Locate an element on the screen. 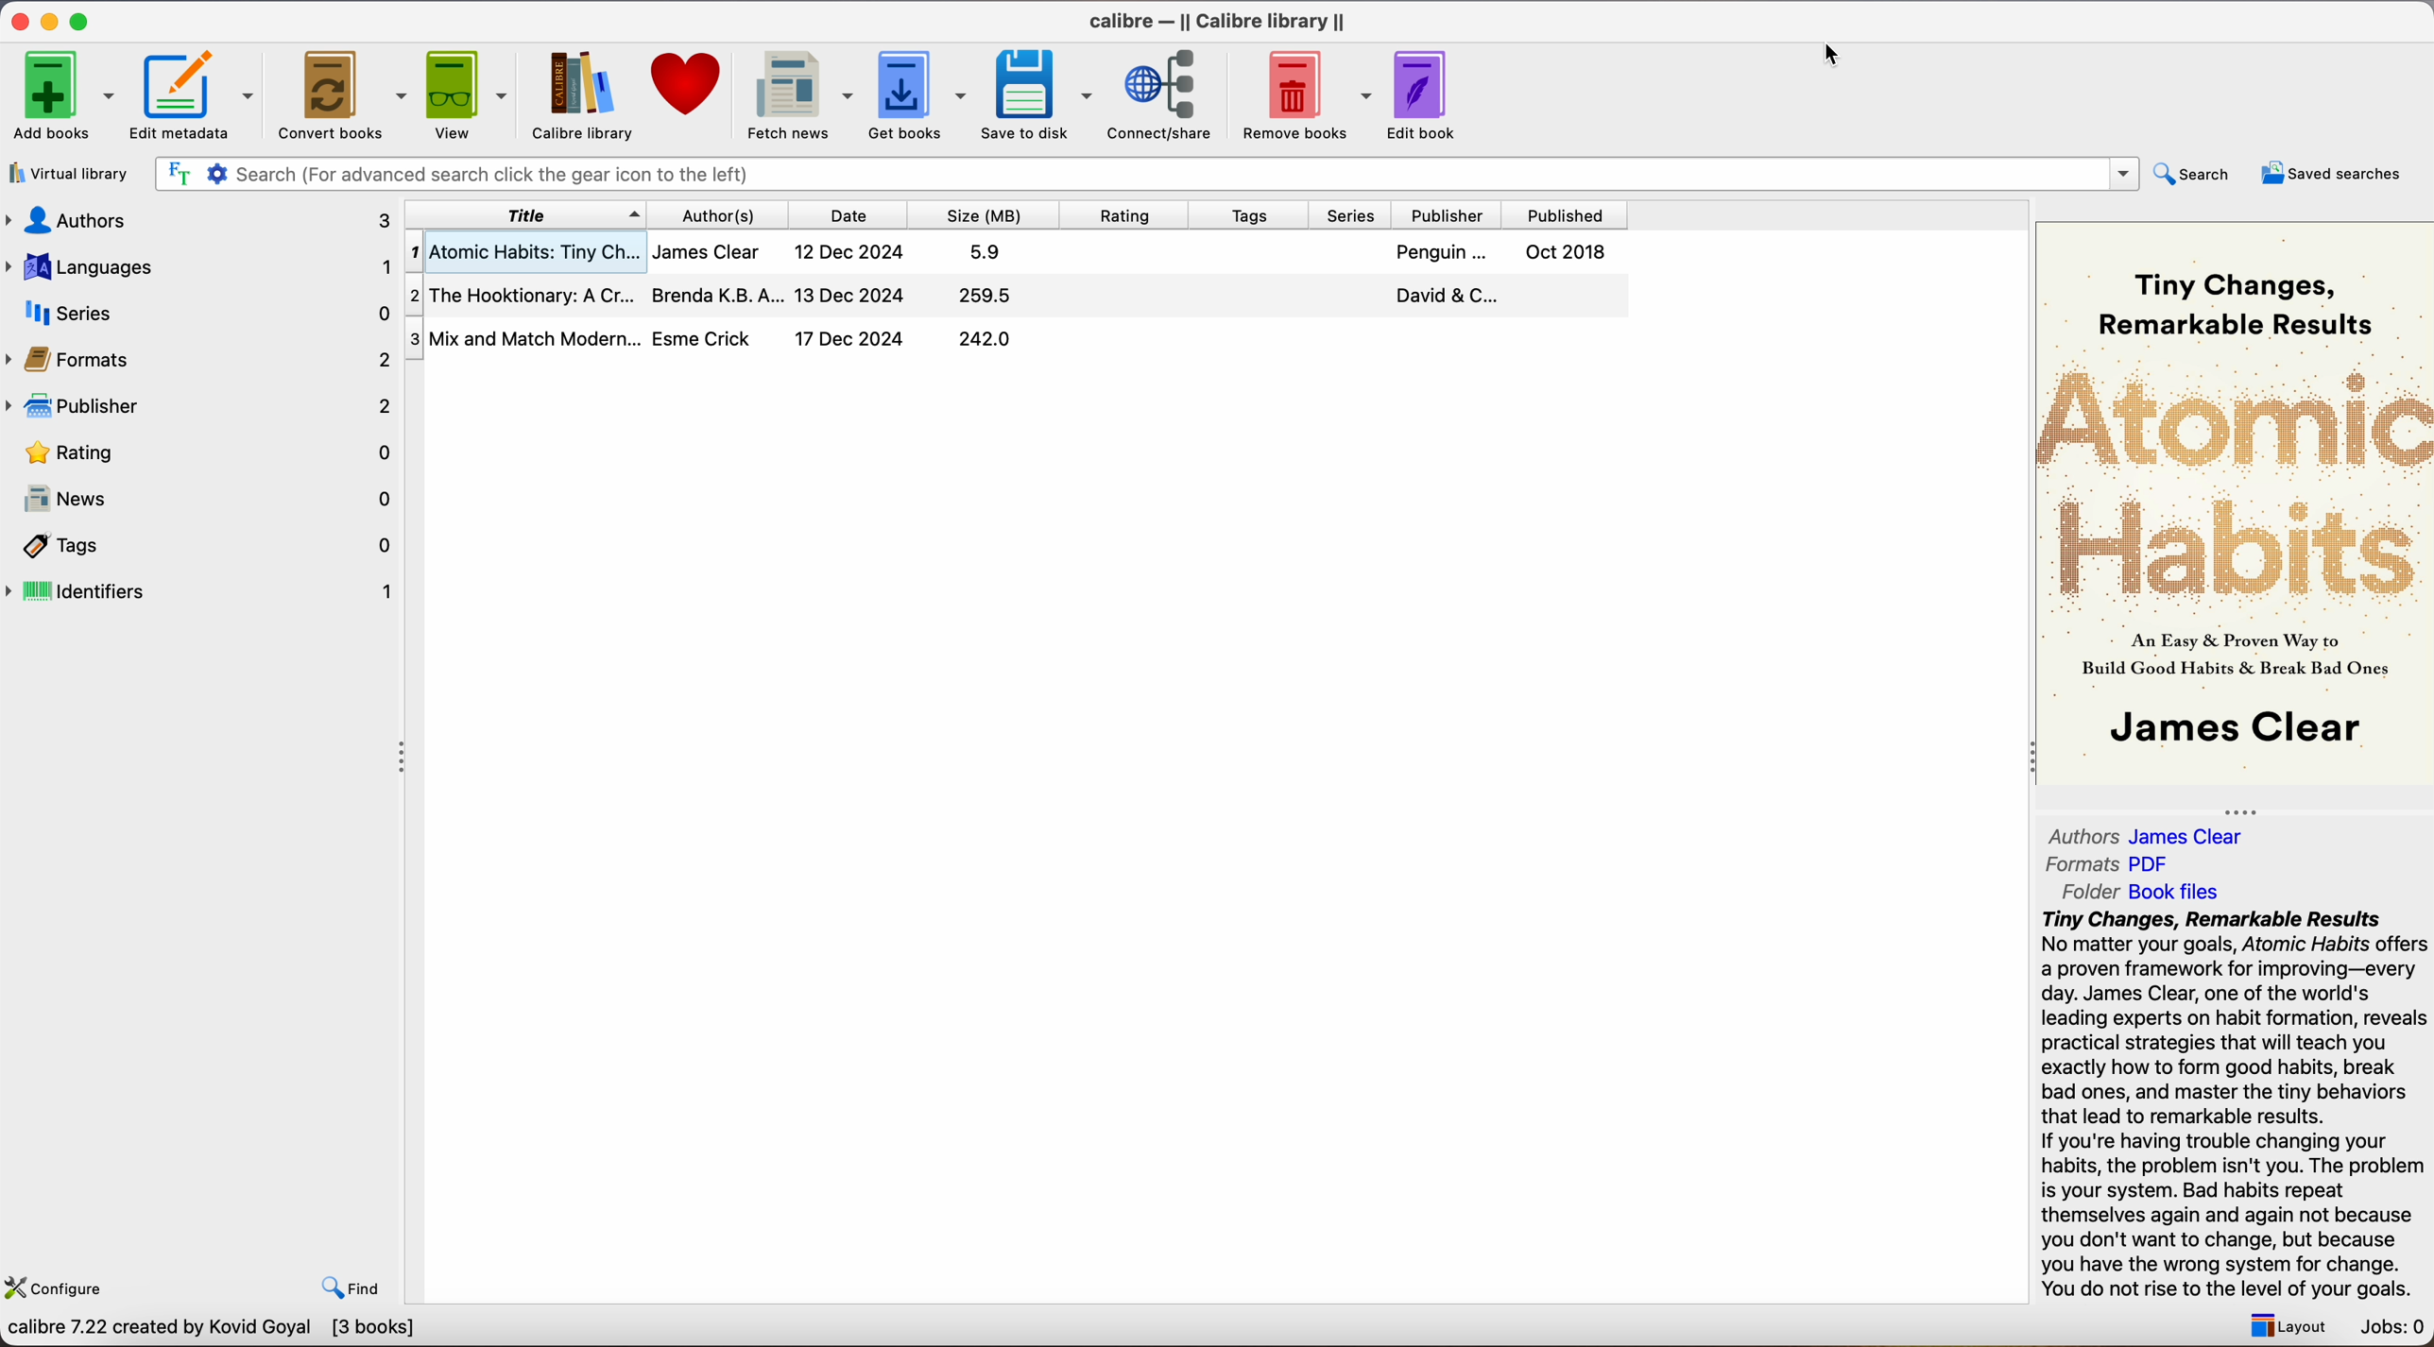 This screenshot has width=2434, height=1347. publisher is located at coordinates (1454, 215).